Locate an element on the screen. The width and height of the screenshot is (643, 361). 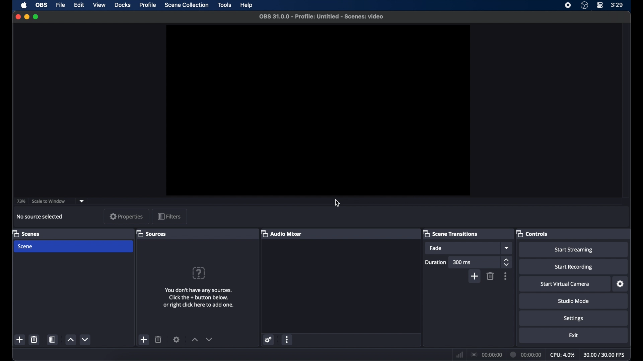
decrement is located at coordinates (86, 339).